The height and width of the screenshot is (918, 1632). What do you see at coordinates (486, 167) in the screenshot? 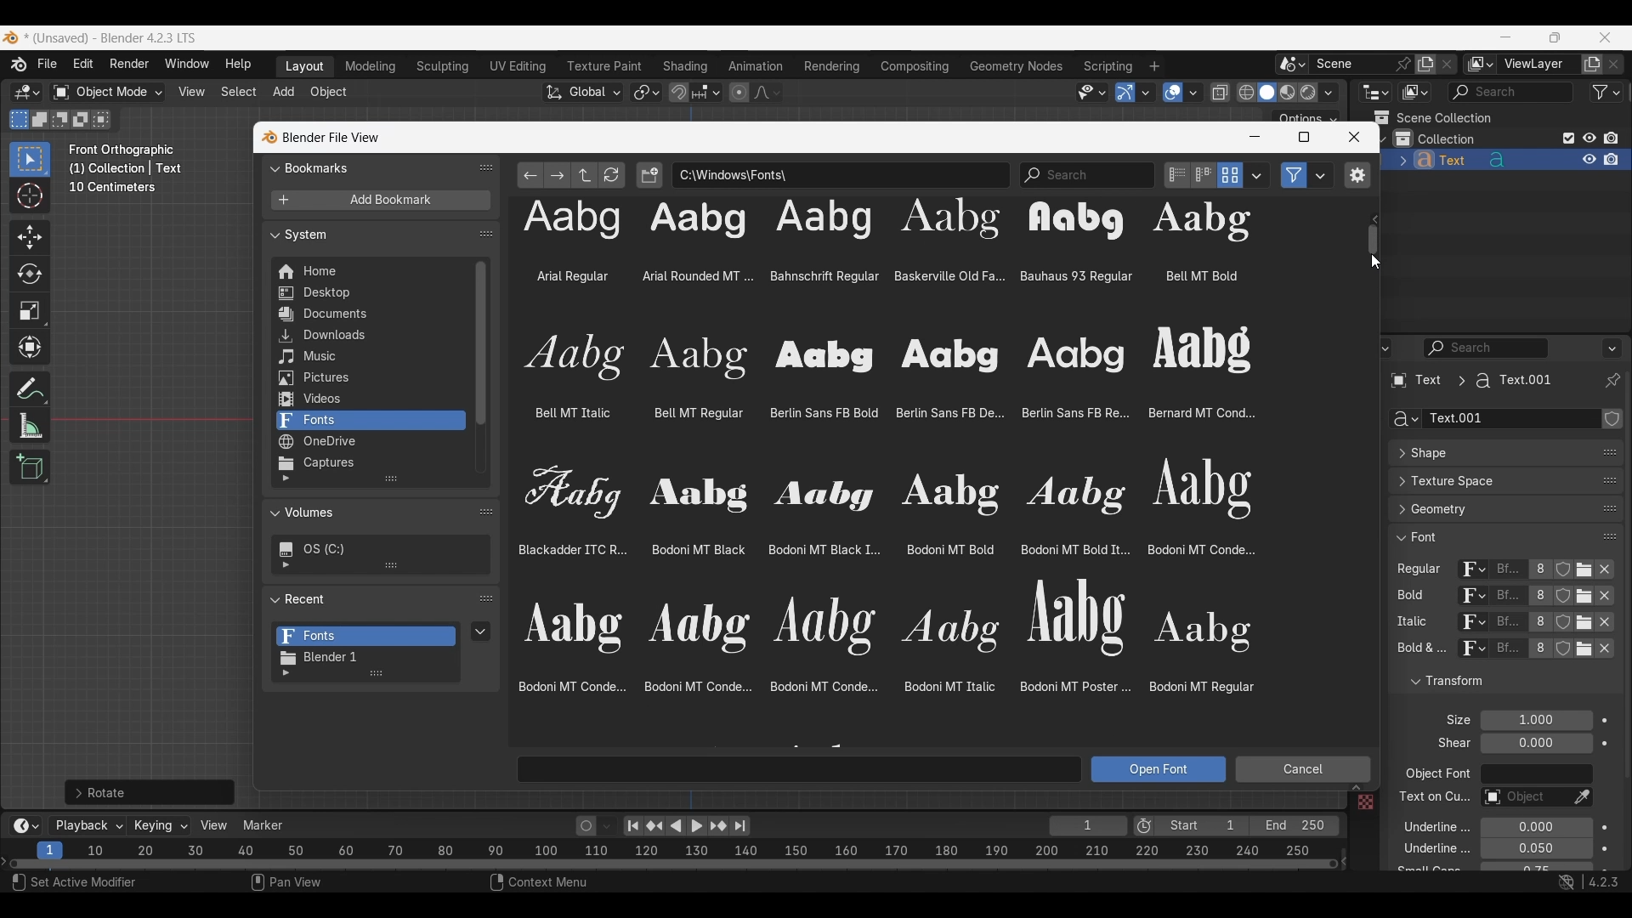
I see `Change order in list` at bounding box center [486, 167].